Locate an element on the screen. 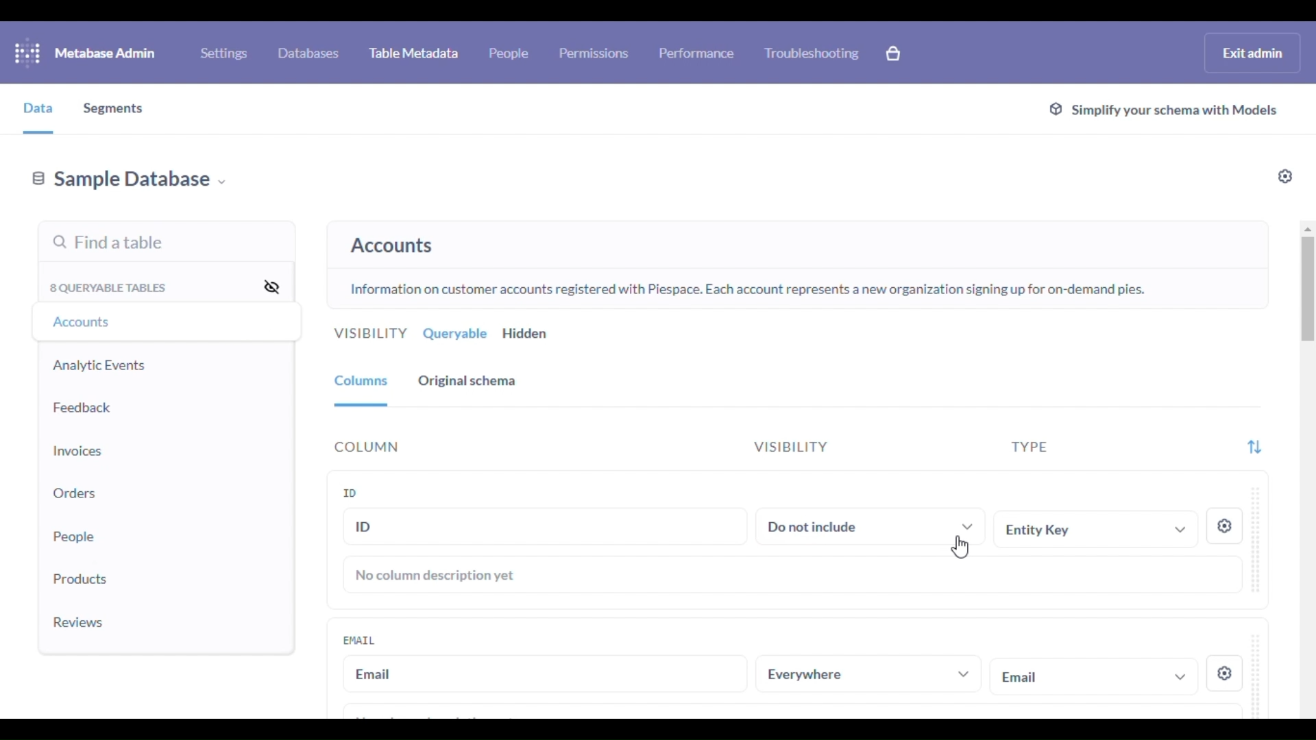  no column description yet is located at coordinates (437, 576).